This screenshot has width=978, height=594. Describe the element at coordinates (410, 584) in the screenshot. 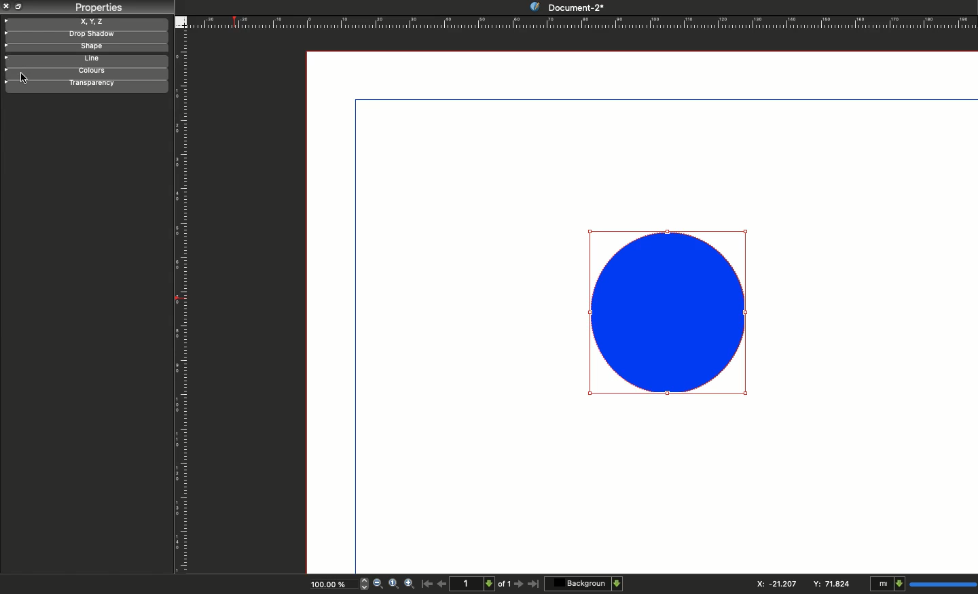

I see `Zoom in` at that location.